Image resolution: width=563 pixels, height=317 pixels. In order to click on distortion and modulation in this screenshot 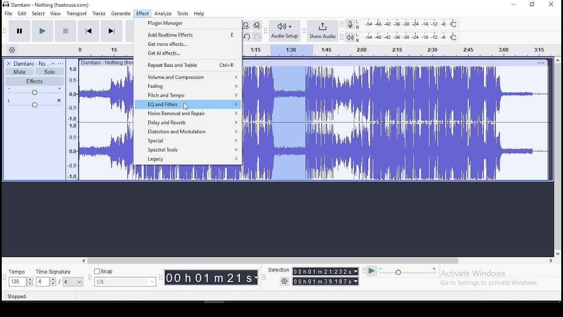, I will do `click(187, 131)`.